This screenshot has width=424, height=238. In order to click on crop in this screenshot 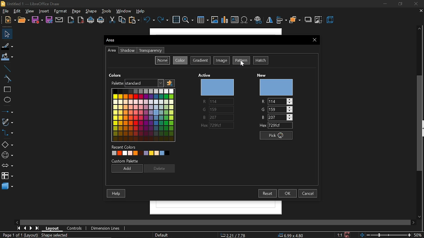, I will do `click(319, 20)`.